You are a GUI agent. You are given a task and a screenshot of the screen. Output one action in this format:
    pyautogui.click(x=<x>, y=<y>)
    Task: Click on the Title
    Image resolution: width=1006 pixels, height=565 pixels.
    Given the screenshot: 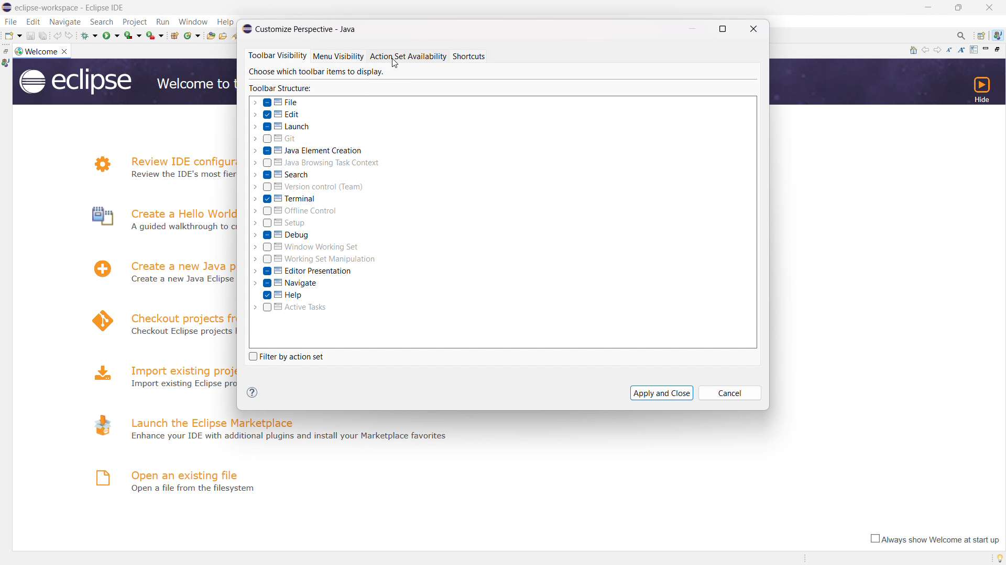 What is the action you would take?
    pyautogui.click(x=76, y=7)
    